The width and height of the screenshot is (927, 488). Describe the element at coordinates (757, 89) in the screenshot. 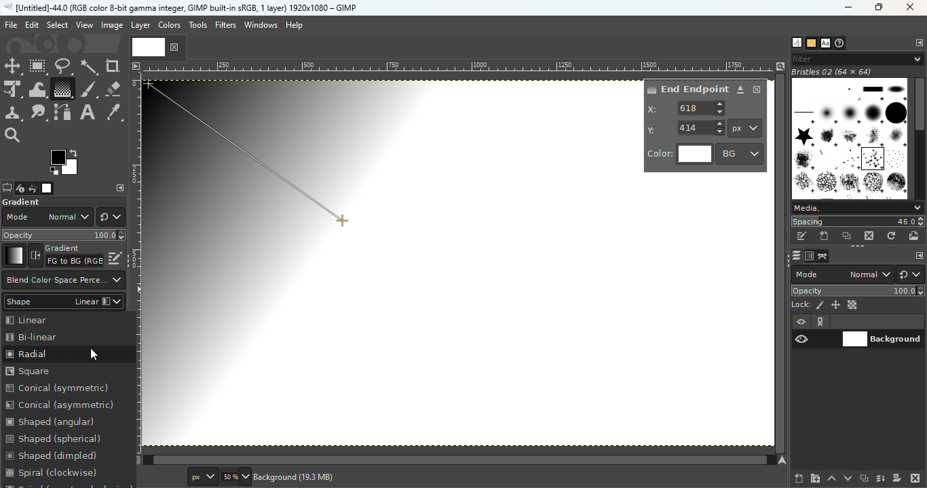

I see `Close` at that location.